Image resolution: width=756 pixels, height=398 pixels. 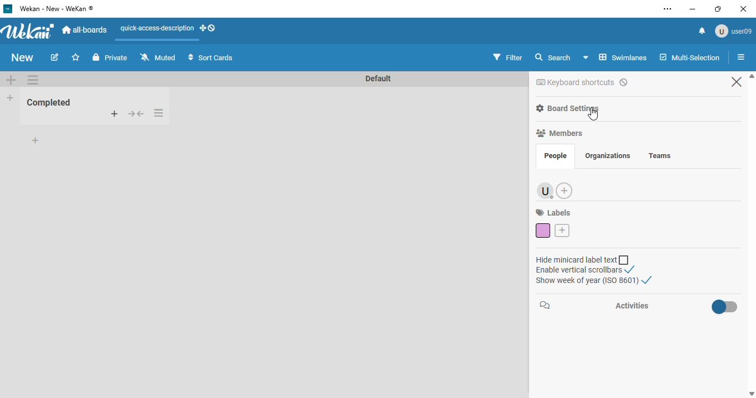 What do you see at coordinates (115, 114) in the screenshot?
I see `add card to top of list` at bounding box center [115, 114].